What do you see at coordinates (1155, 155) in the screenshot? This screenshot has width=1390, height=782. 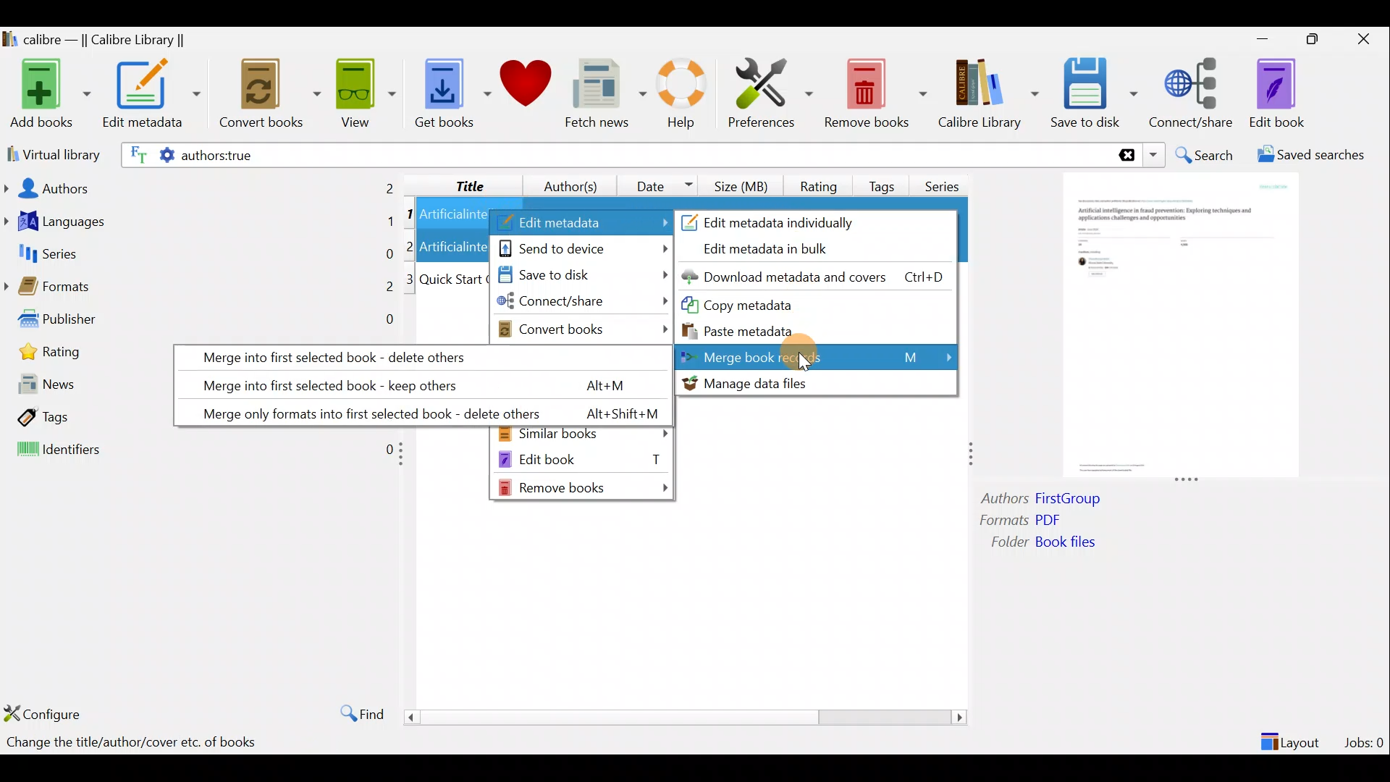 I see `Search dropdown` at bounding box center [1155, 155].